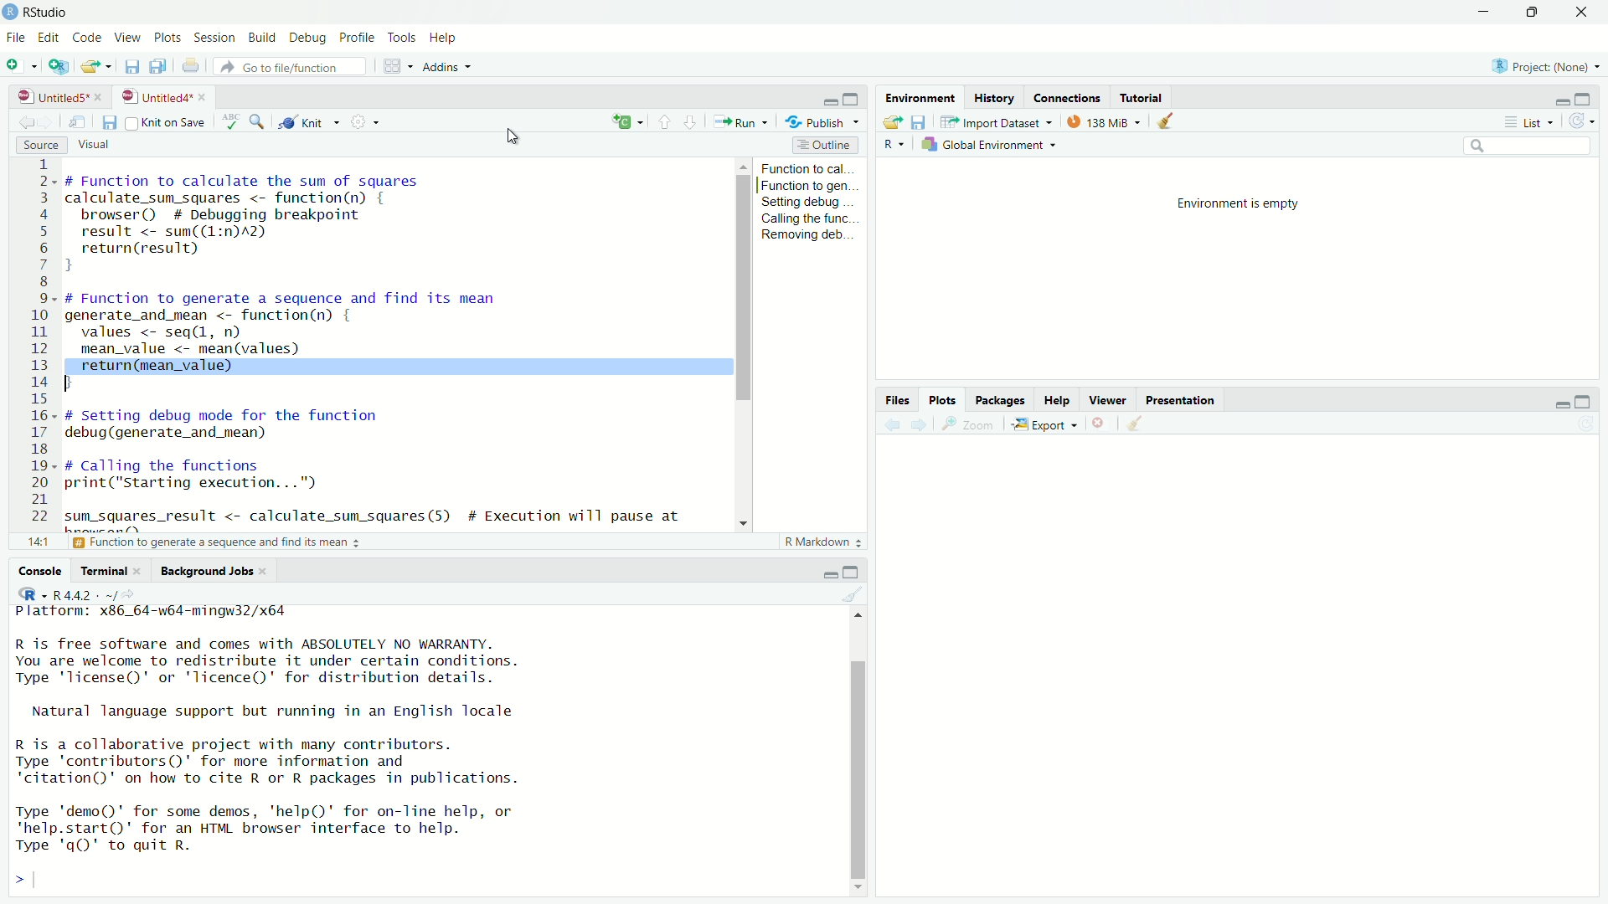 This screenshot has height=904, width=1608. What do you see at coordinates (169, 36) in the screenshot?
I see `plots` at bounding box center [169, 36].